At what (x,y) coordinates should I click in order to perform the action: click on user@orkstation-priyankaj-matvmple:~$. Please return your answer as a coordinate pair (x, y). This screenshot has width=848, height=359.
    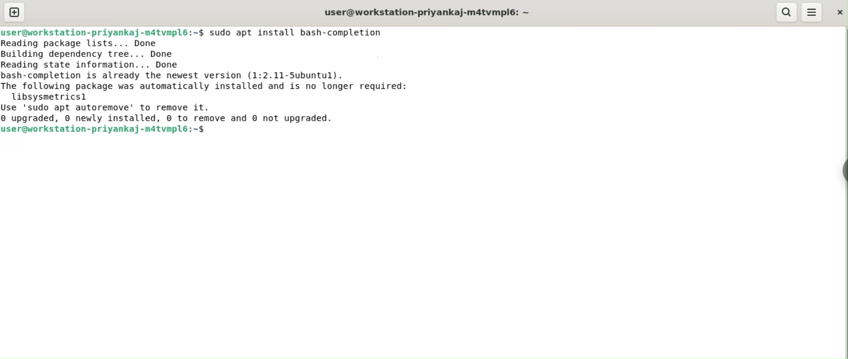
    Looking at the image, I should click on (112, 131).